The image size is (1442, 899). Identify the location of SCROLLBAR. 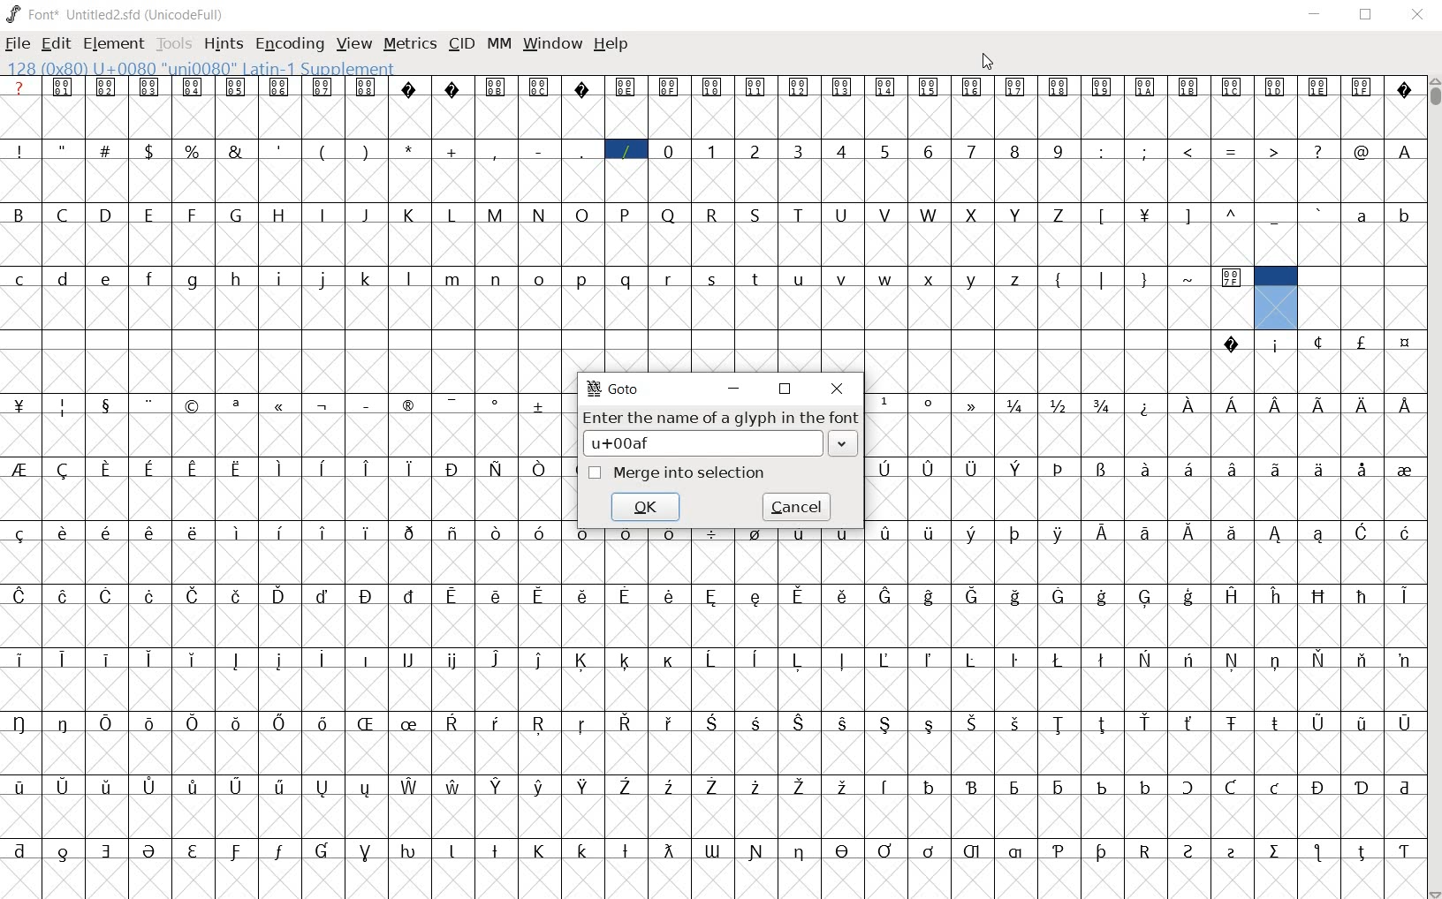
(1433, 488).